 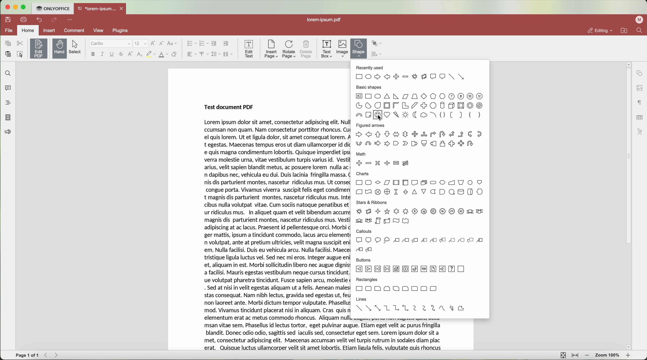 I want to click on shape settings, so click(x=639, y=73).